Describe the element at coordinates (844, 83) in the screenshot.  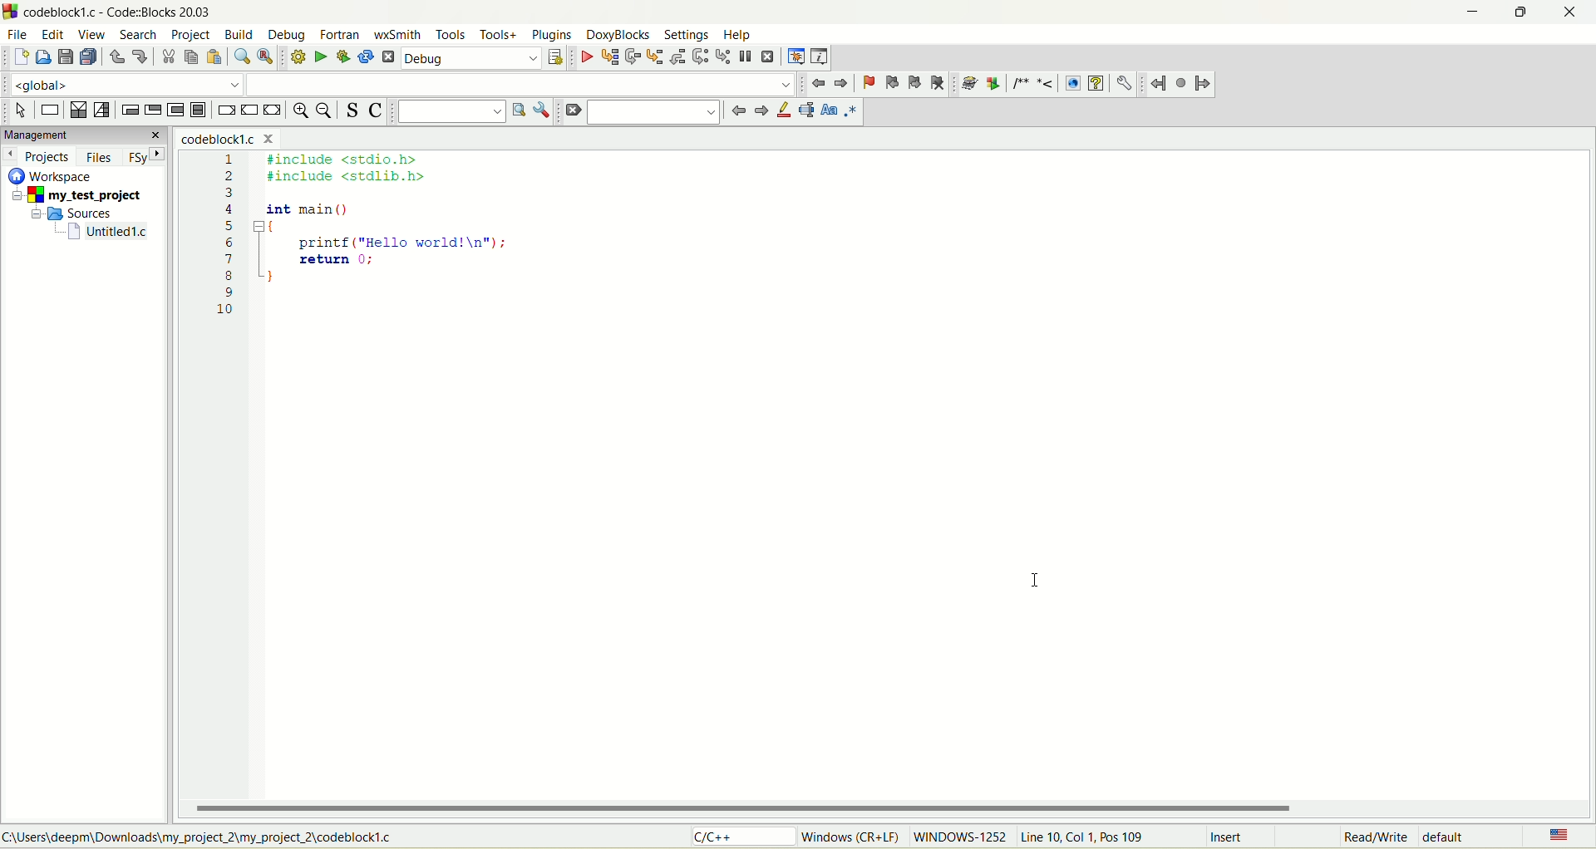
I see `jump forward` at that location.